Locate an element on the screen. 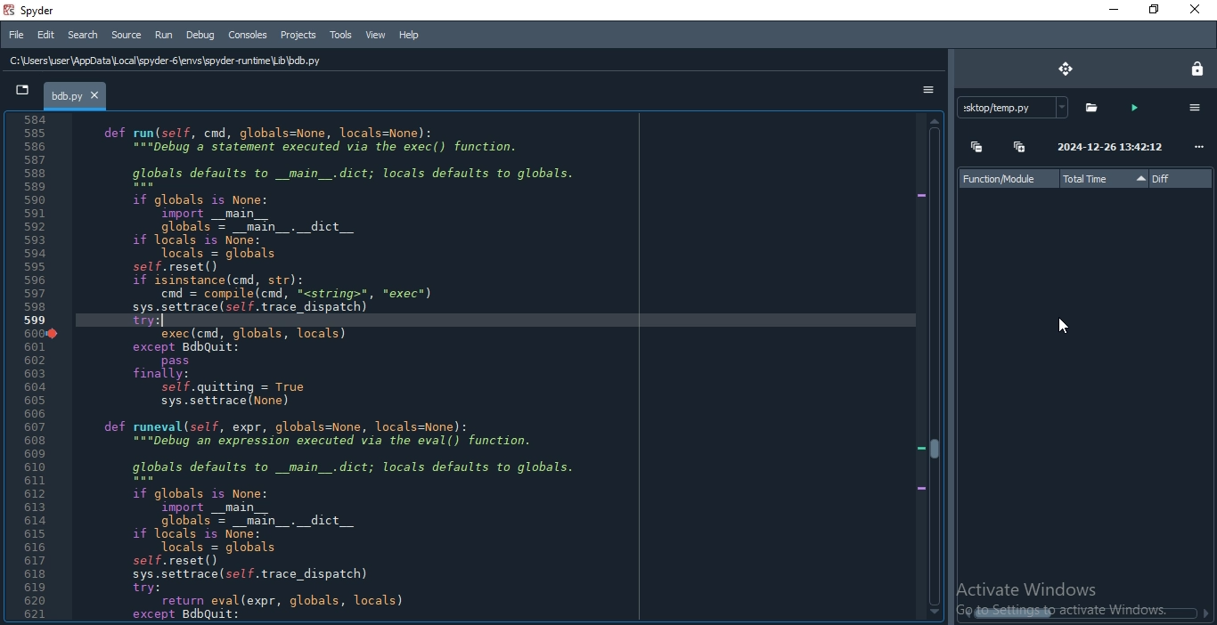 This screenshot has width=1217, height=625. Edit is located at coordinates (45, 34).